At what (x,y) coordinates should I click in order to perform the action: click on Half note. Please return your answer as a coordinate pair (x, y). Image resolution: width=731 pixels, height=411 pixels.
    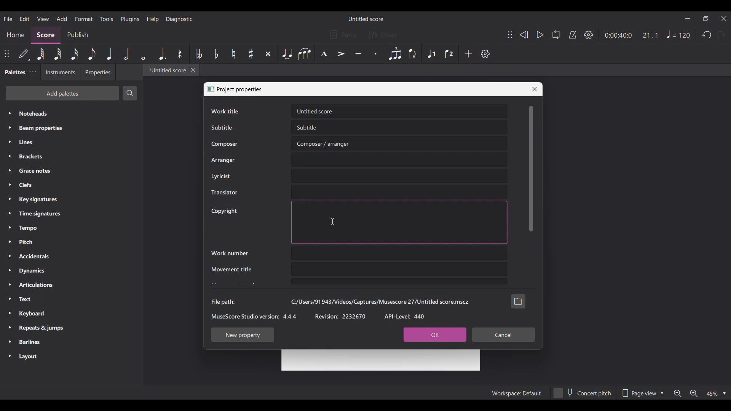
    Looking at the image, I should click on (126, 54).